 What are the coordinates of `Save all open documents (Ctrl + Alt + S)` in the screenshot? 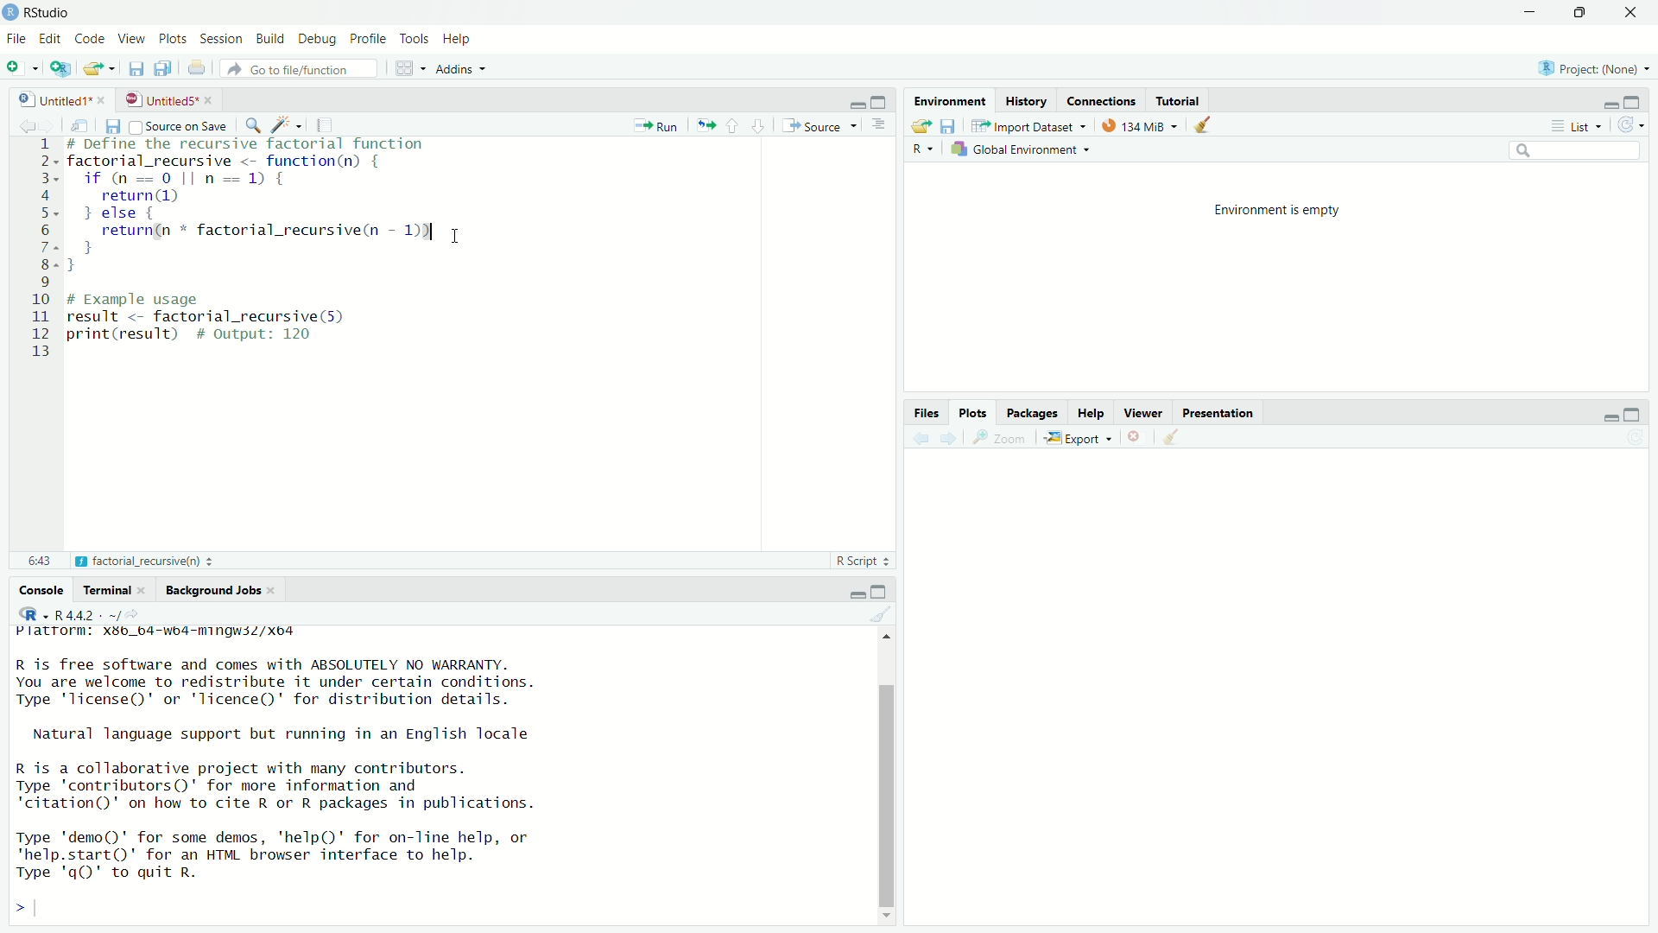 It's located at (168, 68).